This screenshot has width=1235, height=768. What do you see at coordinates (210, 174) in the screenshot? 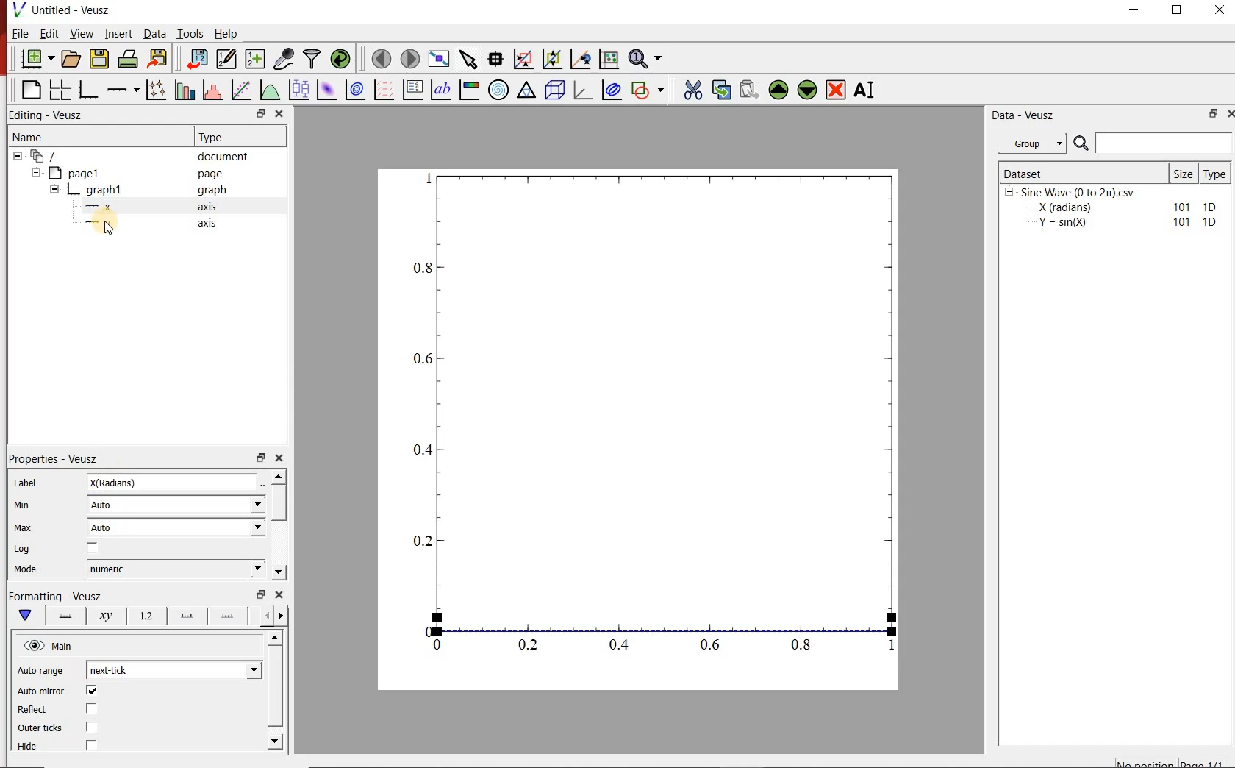
I see `page` at bounding box center [210, 174].